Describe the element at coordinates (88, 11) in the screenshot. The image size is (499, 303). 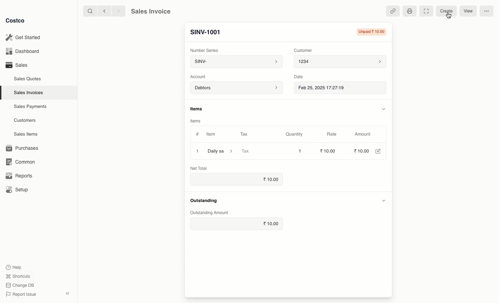
I see `Search` at that location.